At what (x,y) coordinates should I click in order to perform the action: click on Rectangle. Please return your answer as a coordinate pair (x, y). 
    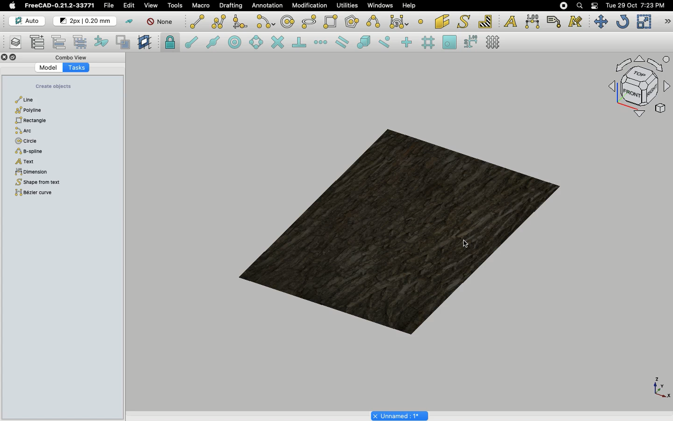
    Looking at the image, I should click on (30, 120).